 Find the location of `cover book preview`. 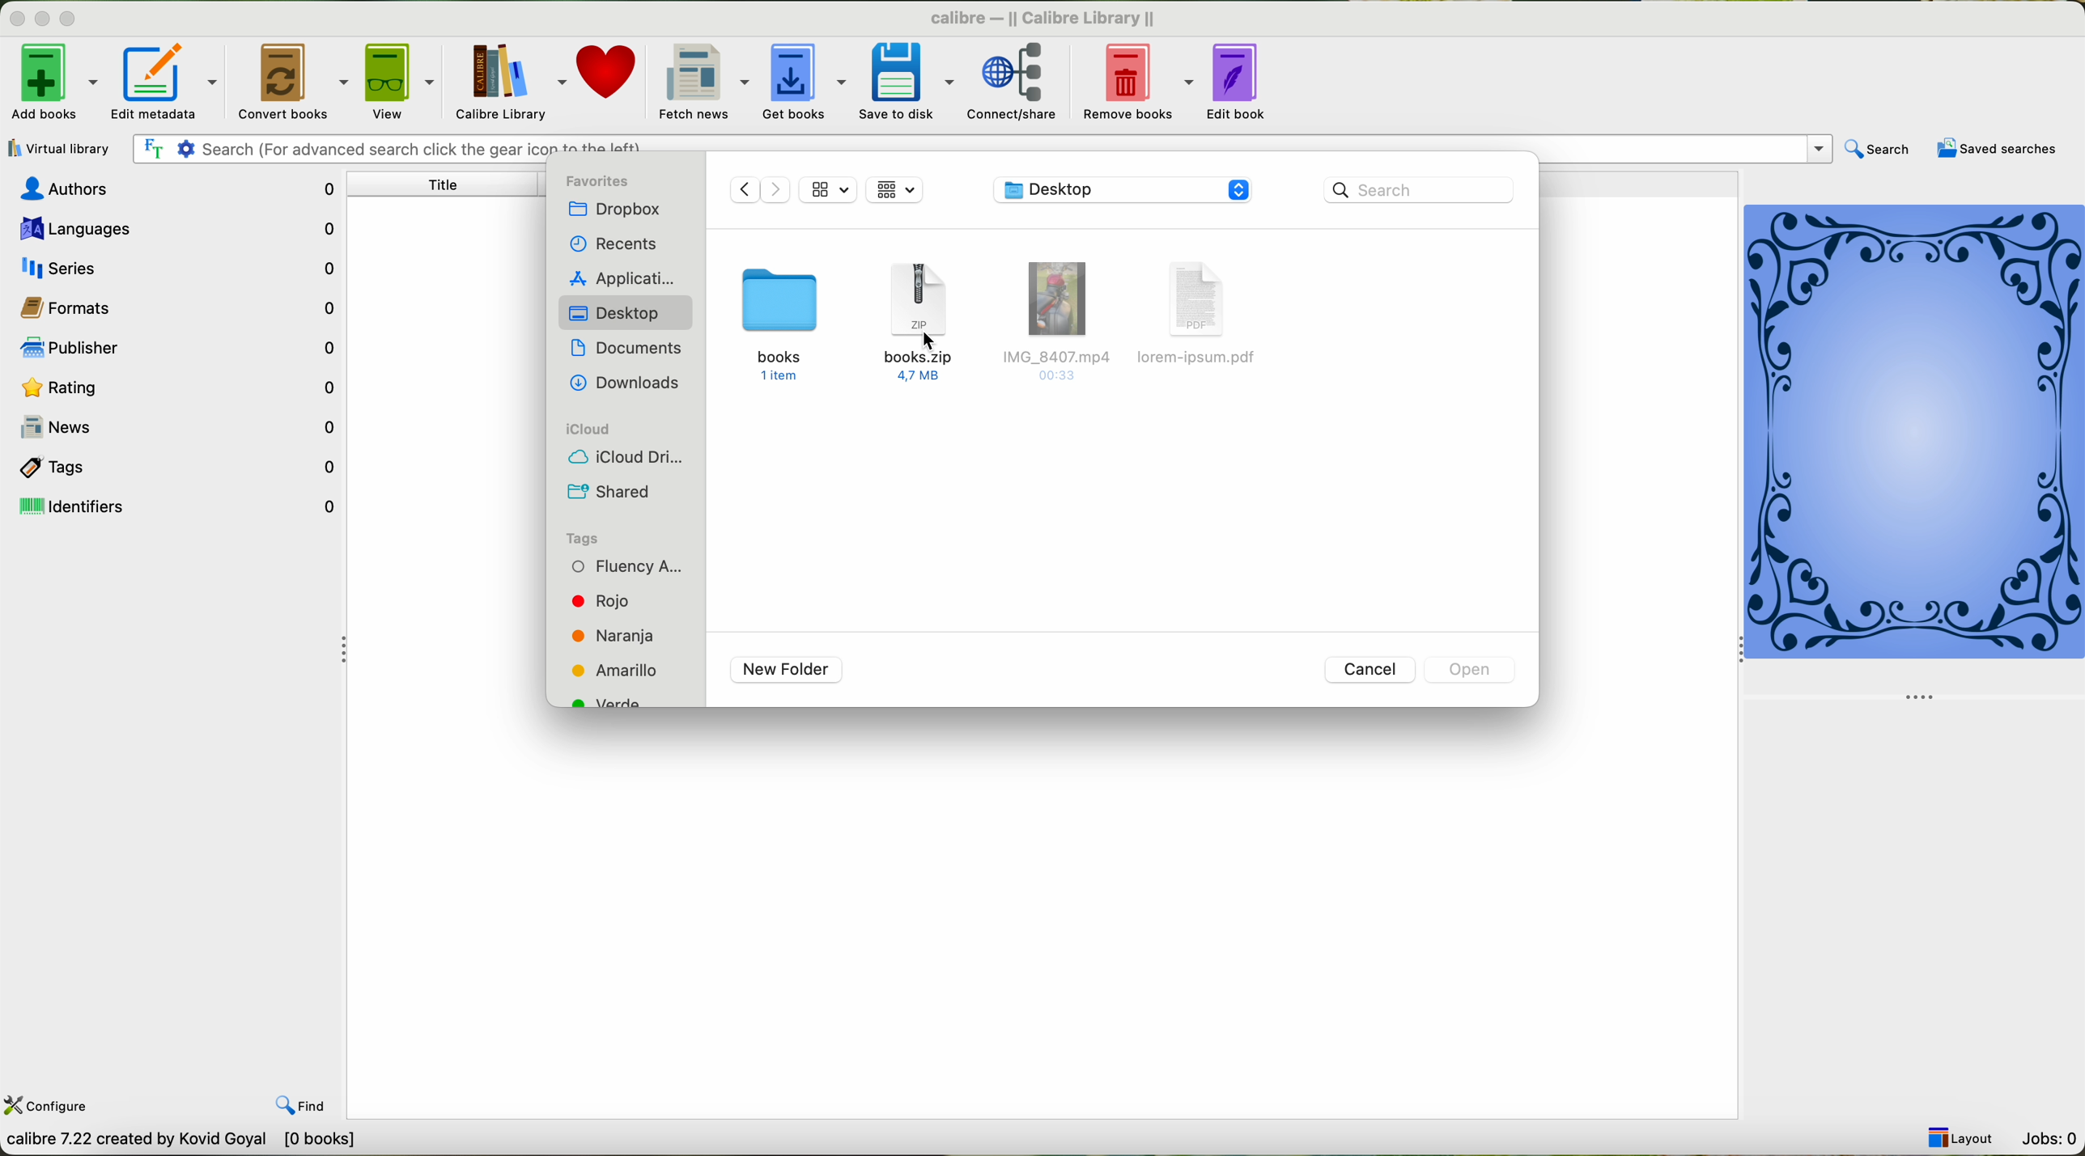

cover book preview is located at coordinates (1916, 448).